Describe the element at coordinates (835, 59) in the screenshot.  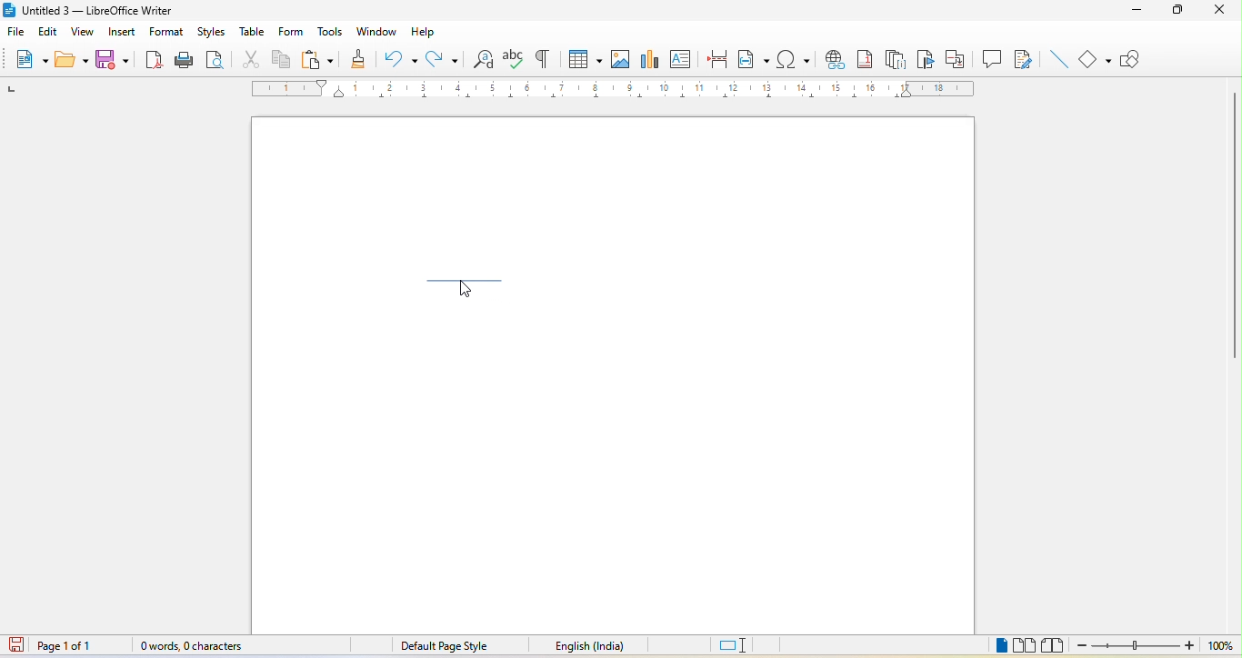
I see `hyperlink` at that location.